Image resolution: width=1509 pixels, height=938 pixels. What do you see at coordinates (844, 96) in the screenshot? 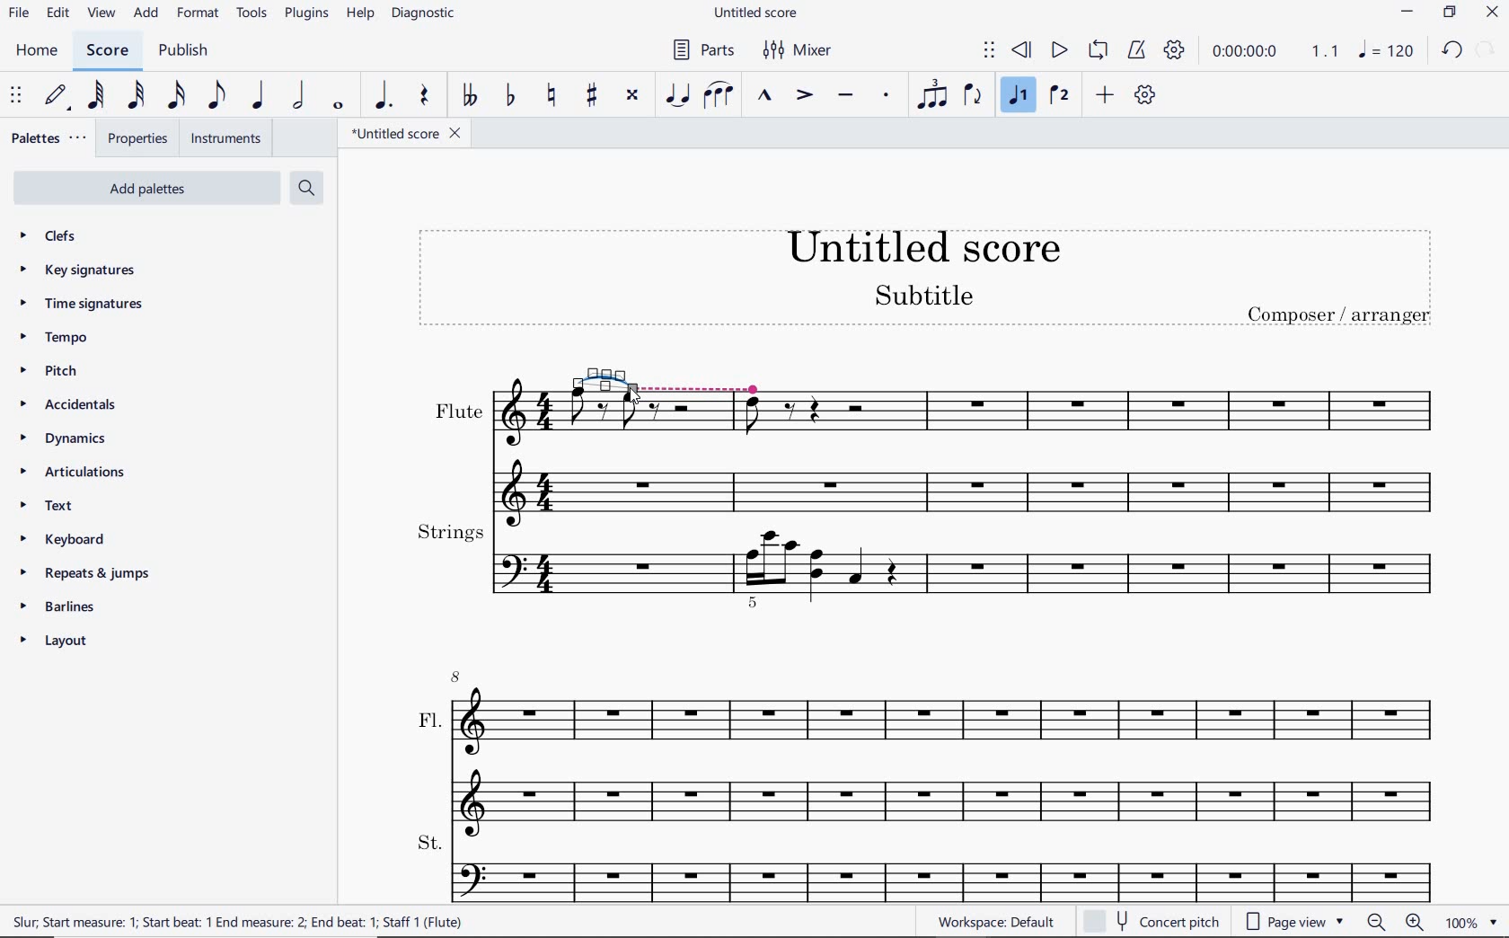
I see `TENUTO` at bounding box center [844, 96].